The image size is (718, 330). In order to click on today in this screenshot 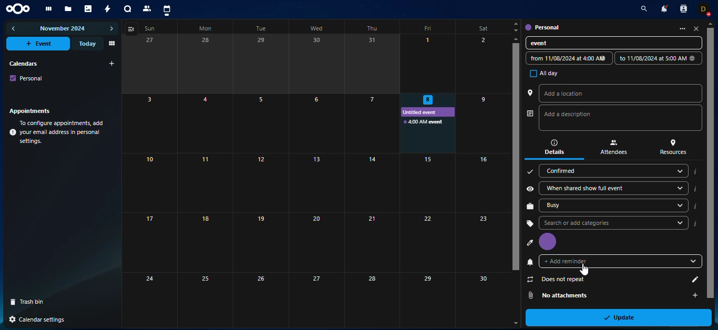, I will do `click(86, 44)`.